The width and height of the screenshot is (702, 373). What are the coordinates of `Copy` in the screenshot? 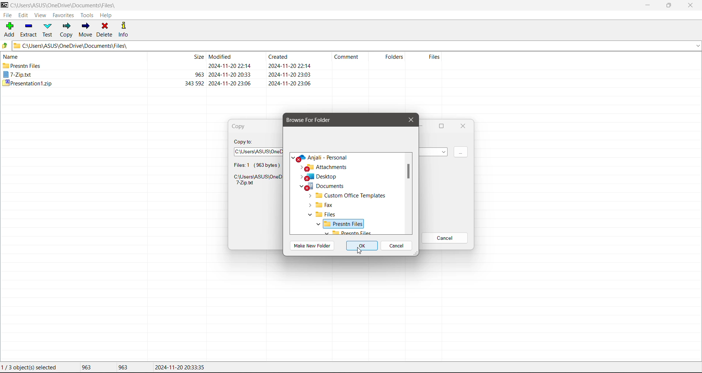 It's located at (66, 30).